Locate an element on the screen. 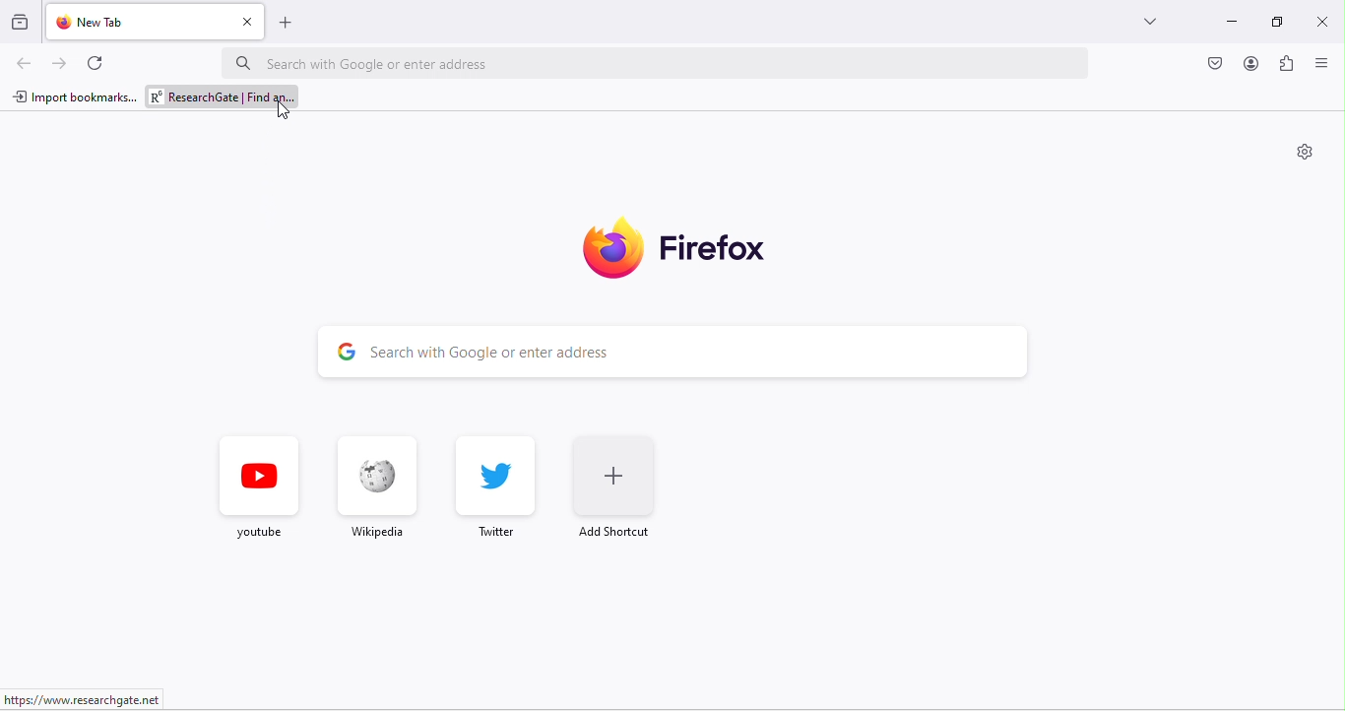 The width and height of the screenshot is (1345, 711). refresh is located at coordinates (98, 62).